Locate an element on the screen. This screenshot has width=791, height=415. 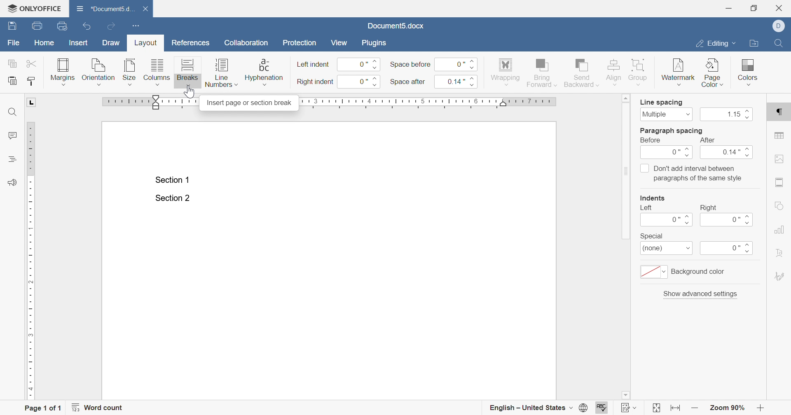
restore down is located at coordinates (754, 8).